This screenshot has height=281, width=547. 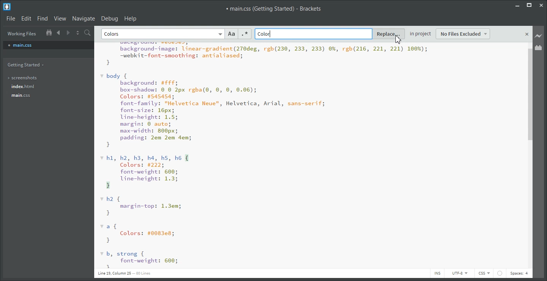 I want to click on View, so click(x=60, y=18).